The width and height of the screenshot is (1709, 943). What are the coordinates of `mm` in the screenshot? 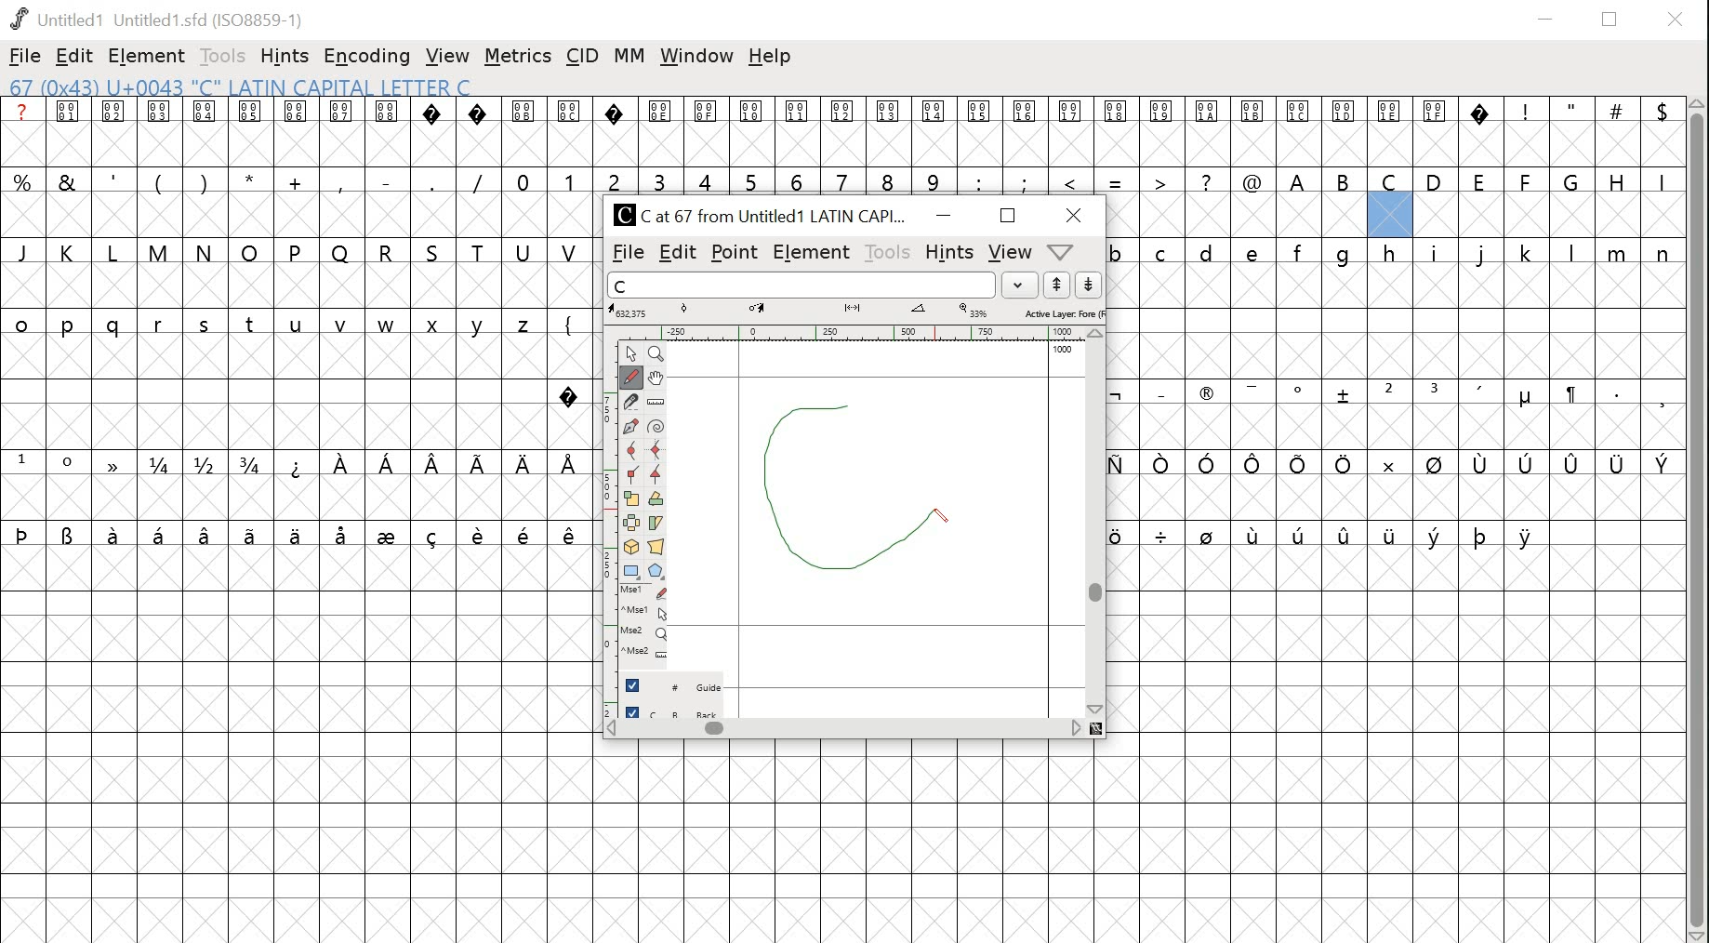 It's located at (627, 58).